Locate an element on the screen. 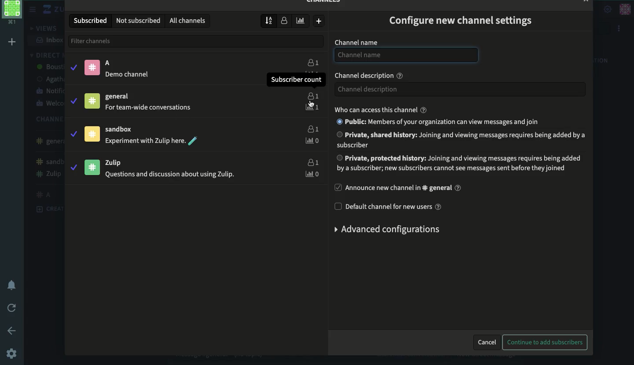 The image size is (634, 365). not subscribed is located at coordinates (140, 21).